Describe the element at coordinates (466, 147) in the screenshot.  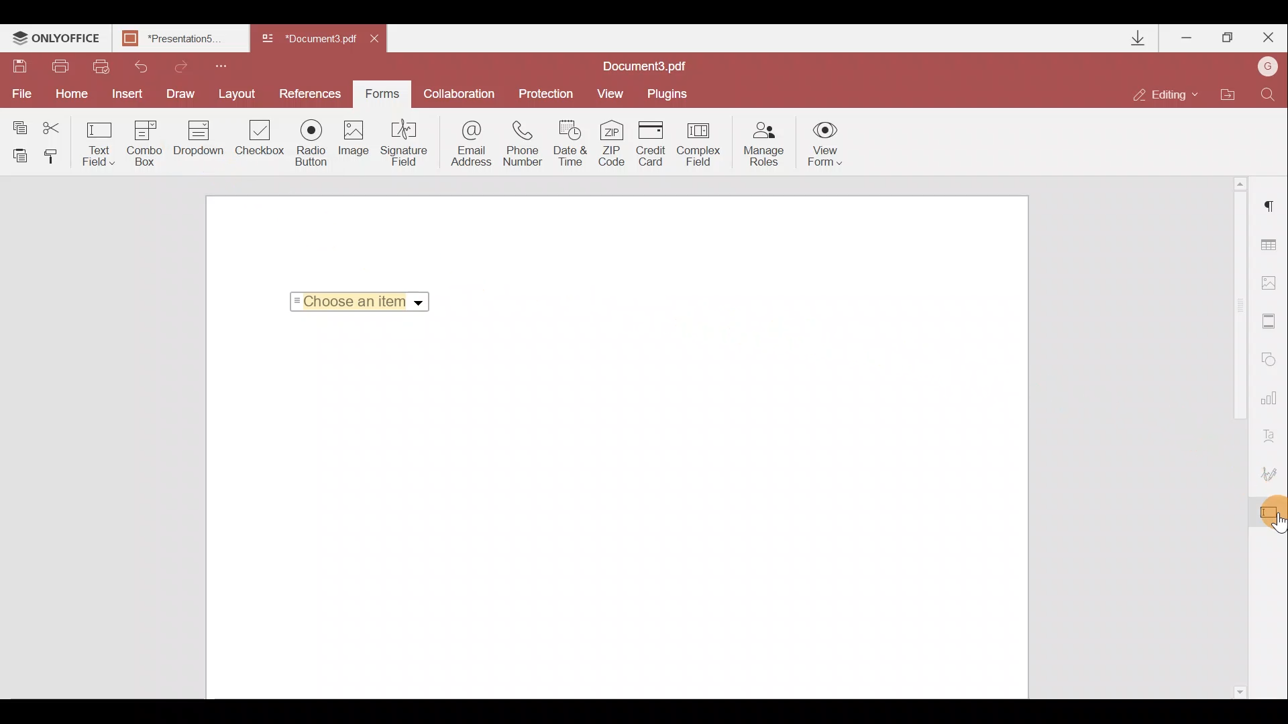
I see `Email address` at that location.